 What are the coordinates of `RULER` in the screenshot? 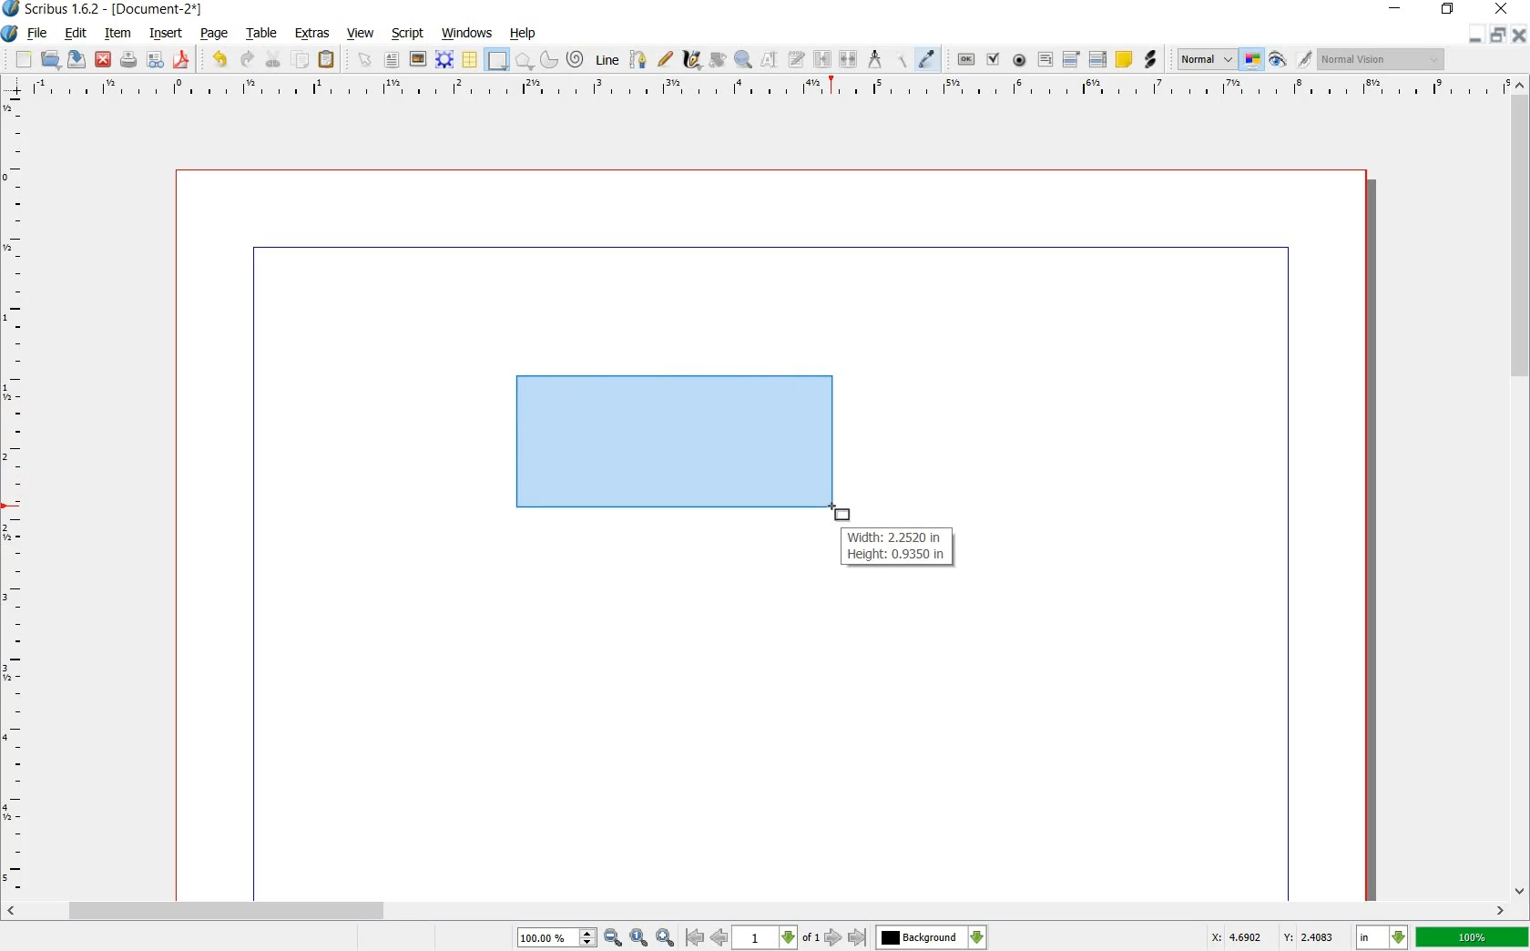 It's located at (767, 89).